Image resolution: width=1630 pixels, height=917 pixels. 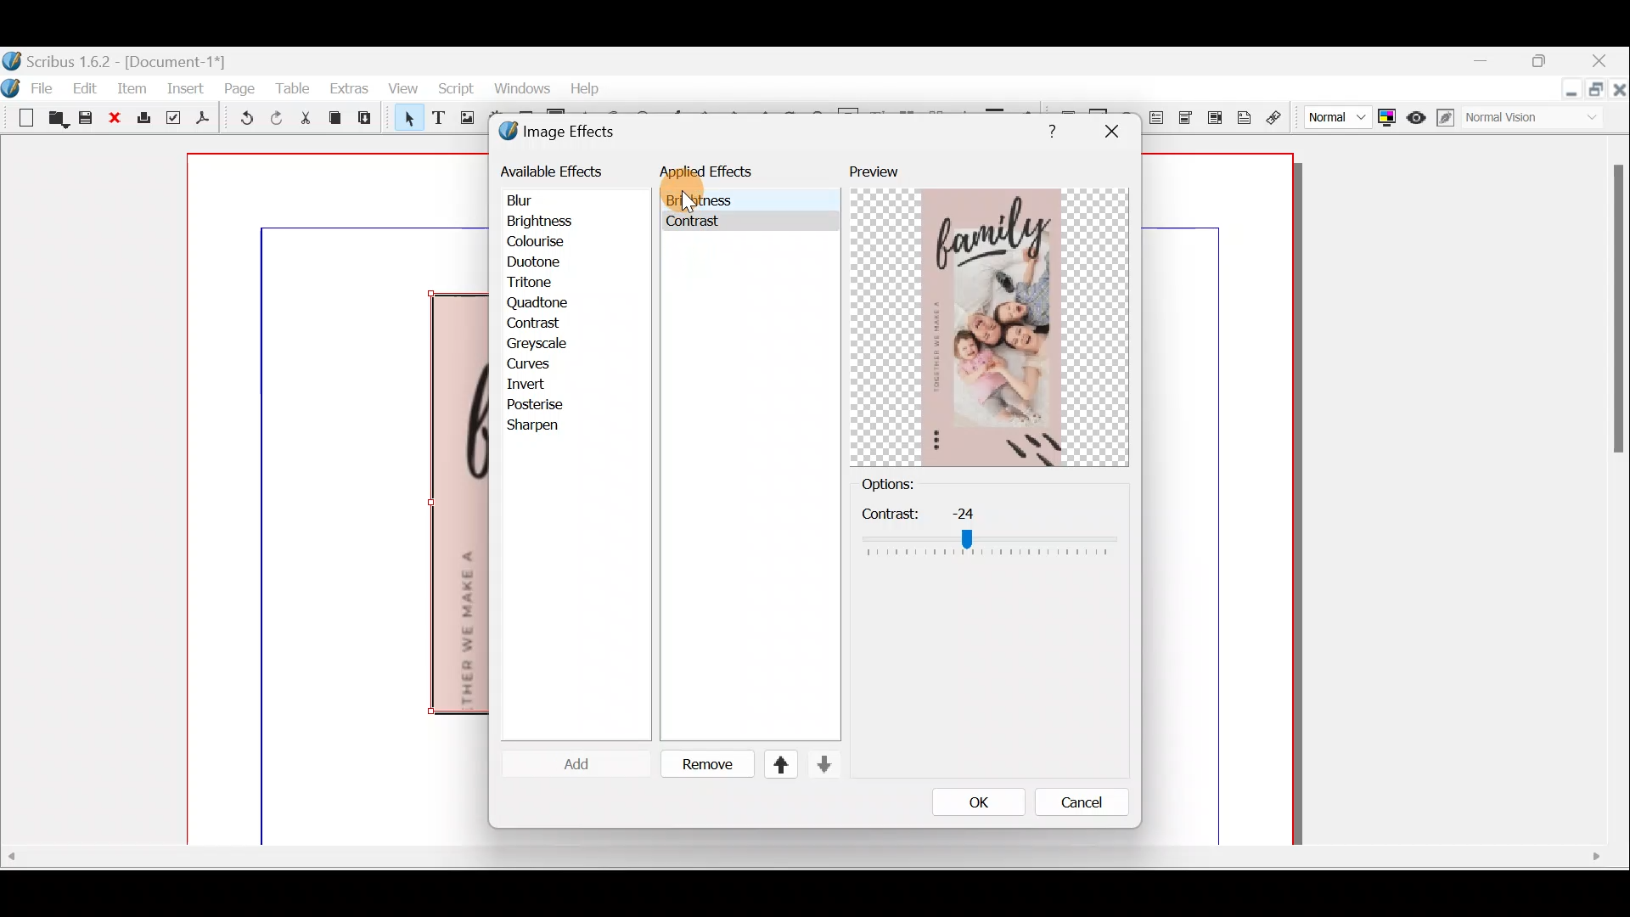 What do you see at coordinates (240, 87) in the screenshot?
I see `Page` at bounding box center [240, 87].